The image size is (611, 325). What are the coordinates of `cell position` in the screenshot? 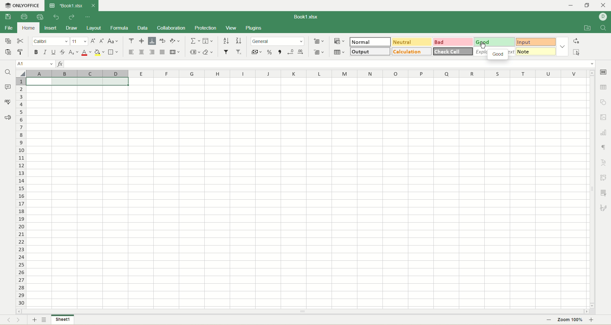 It's located at (36, 64).